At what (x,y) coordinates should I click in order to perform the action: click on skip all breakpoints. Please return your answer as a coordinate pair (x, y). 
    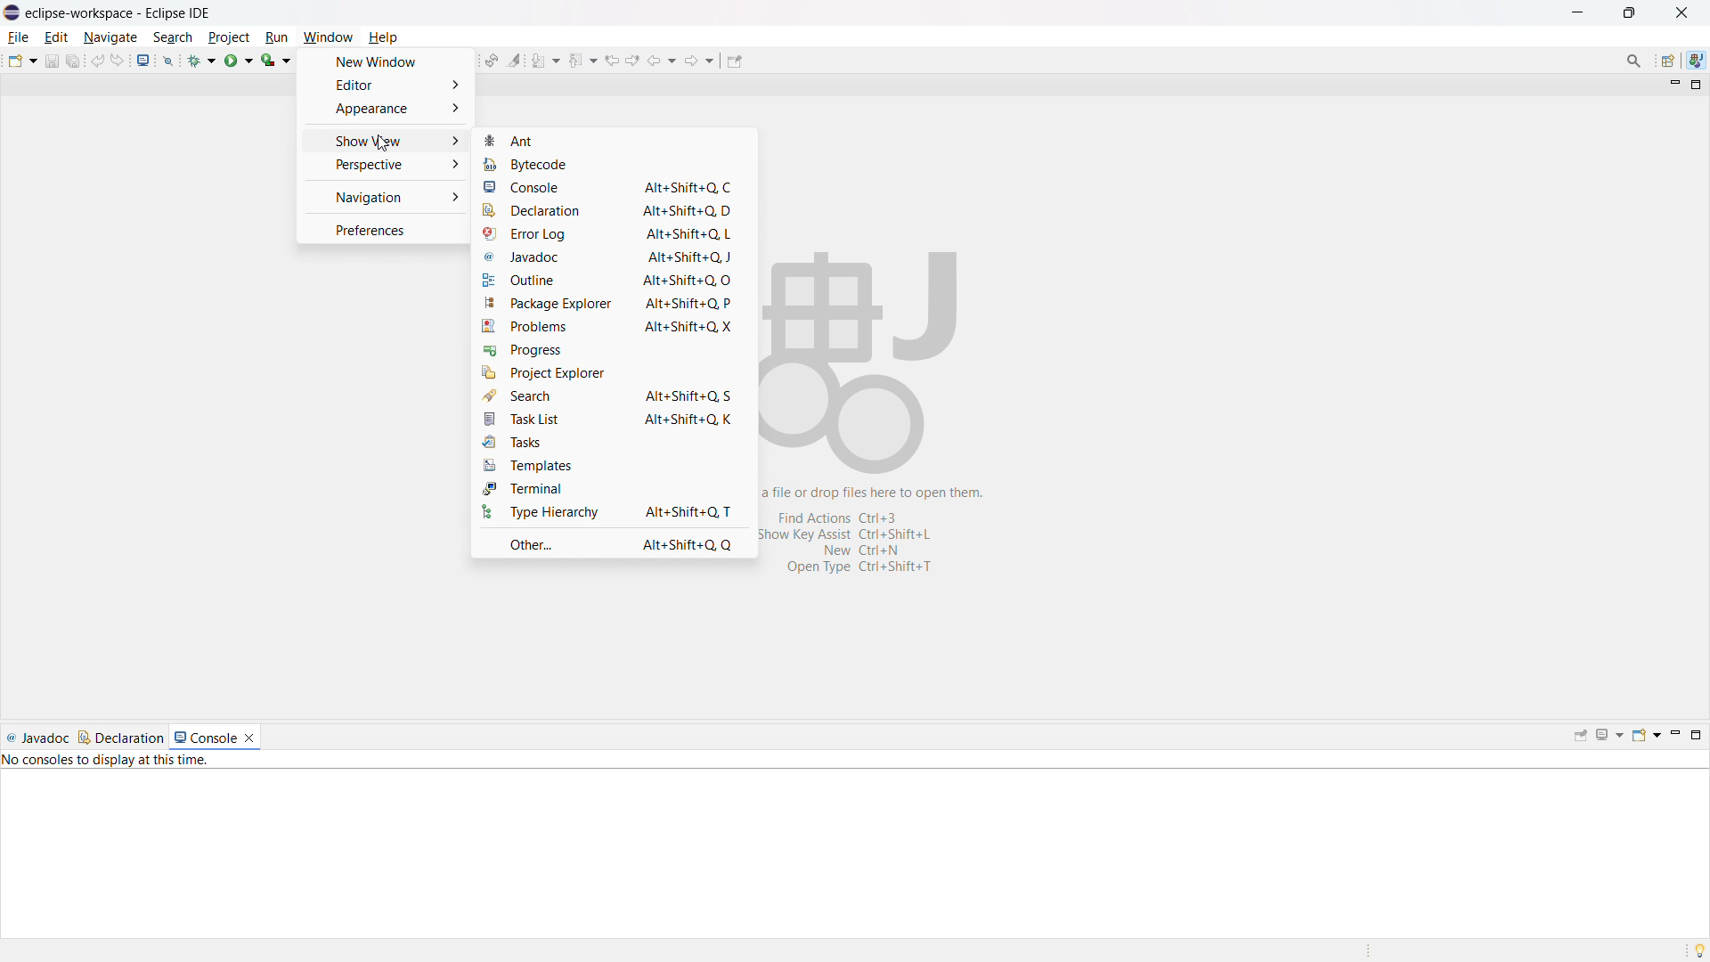
    Looking at the image, I should click on (168, 61).